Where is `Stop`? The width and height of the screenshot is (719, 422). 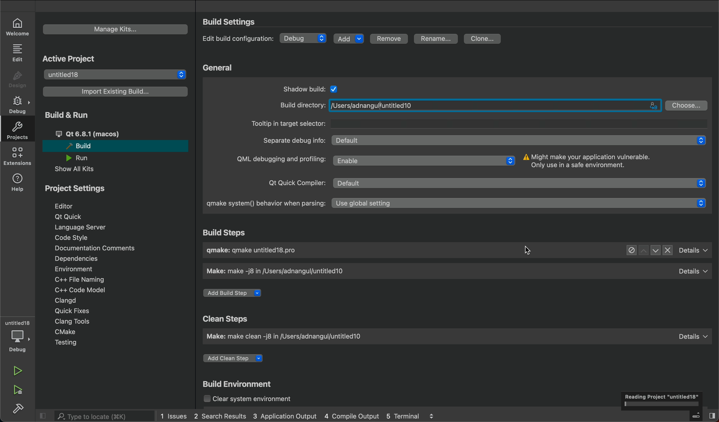 Stop is located at coordinates (631, 251).